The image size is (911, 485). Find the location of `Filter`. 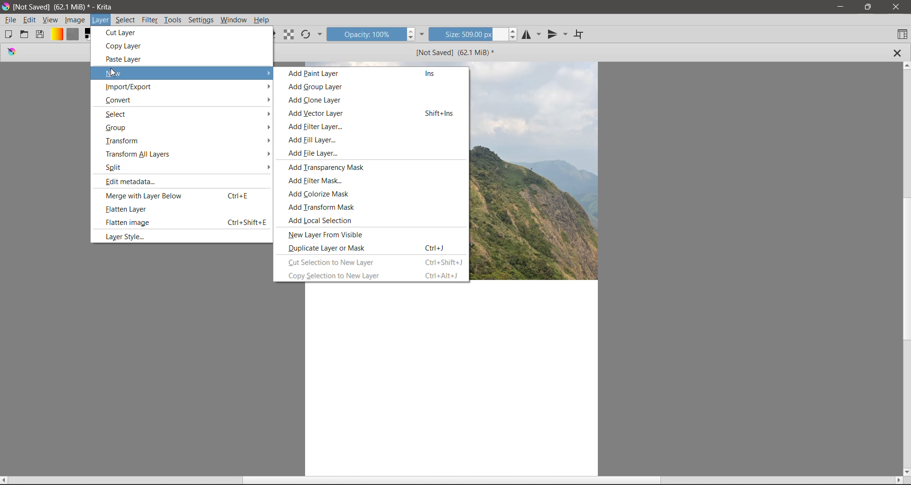

Filter is located at coordinates (150, 20).